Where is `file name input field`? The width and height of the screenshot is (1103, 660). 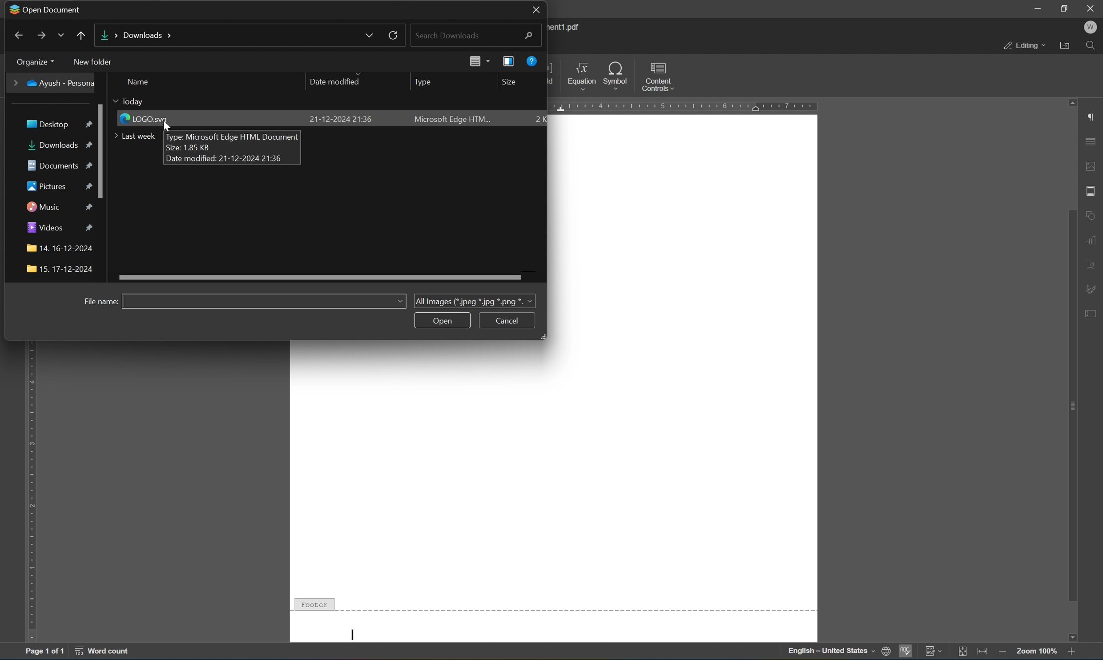
file name input field is located at coordinates (264, 302).